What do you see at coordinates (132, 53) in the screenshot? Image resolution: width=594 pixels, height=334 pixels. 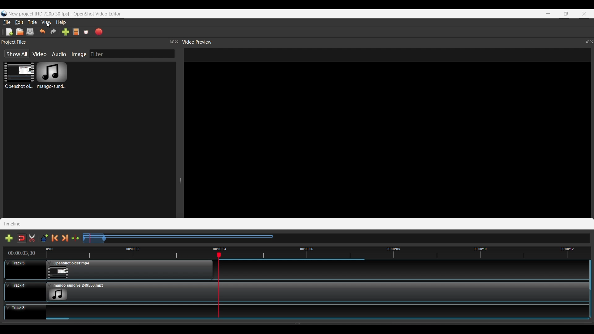 I see `Filter` at bounding box center [132, 53].